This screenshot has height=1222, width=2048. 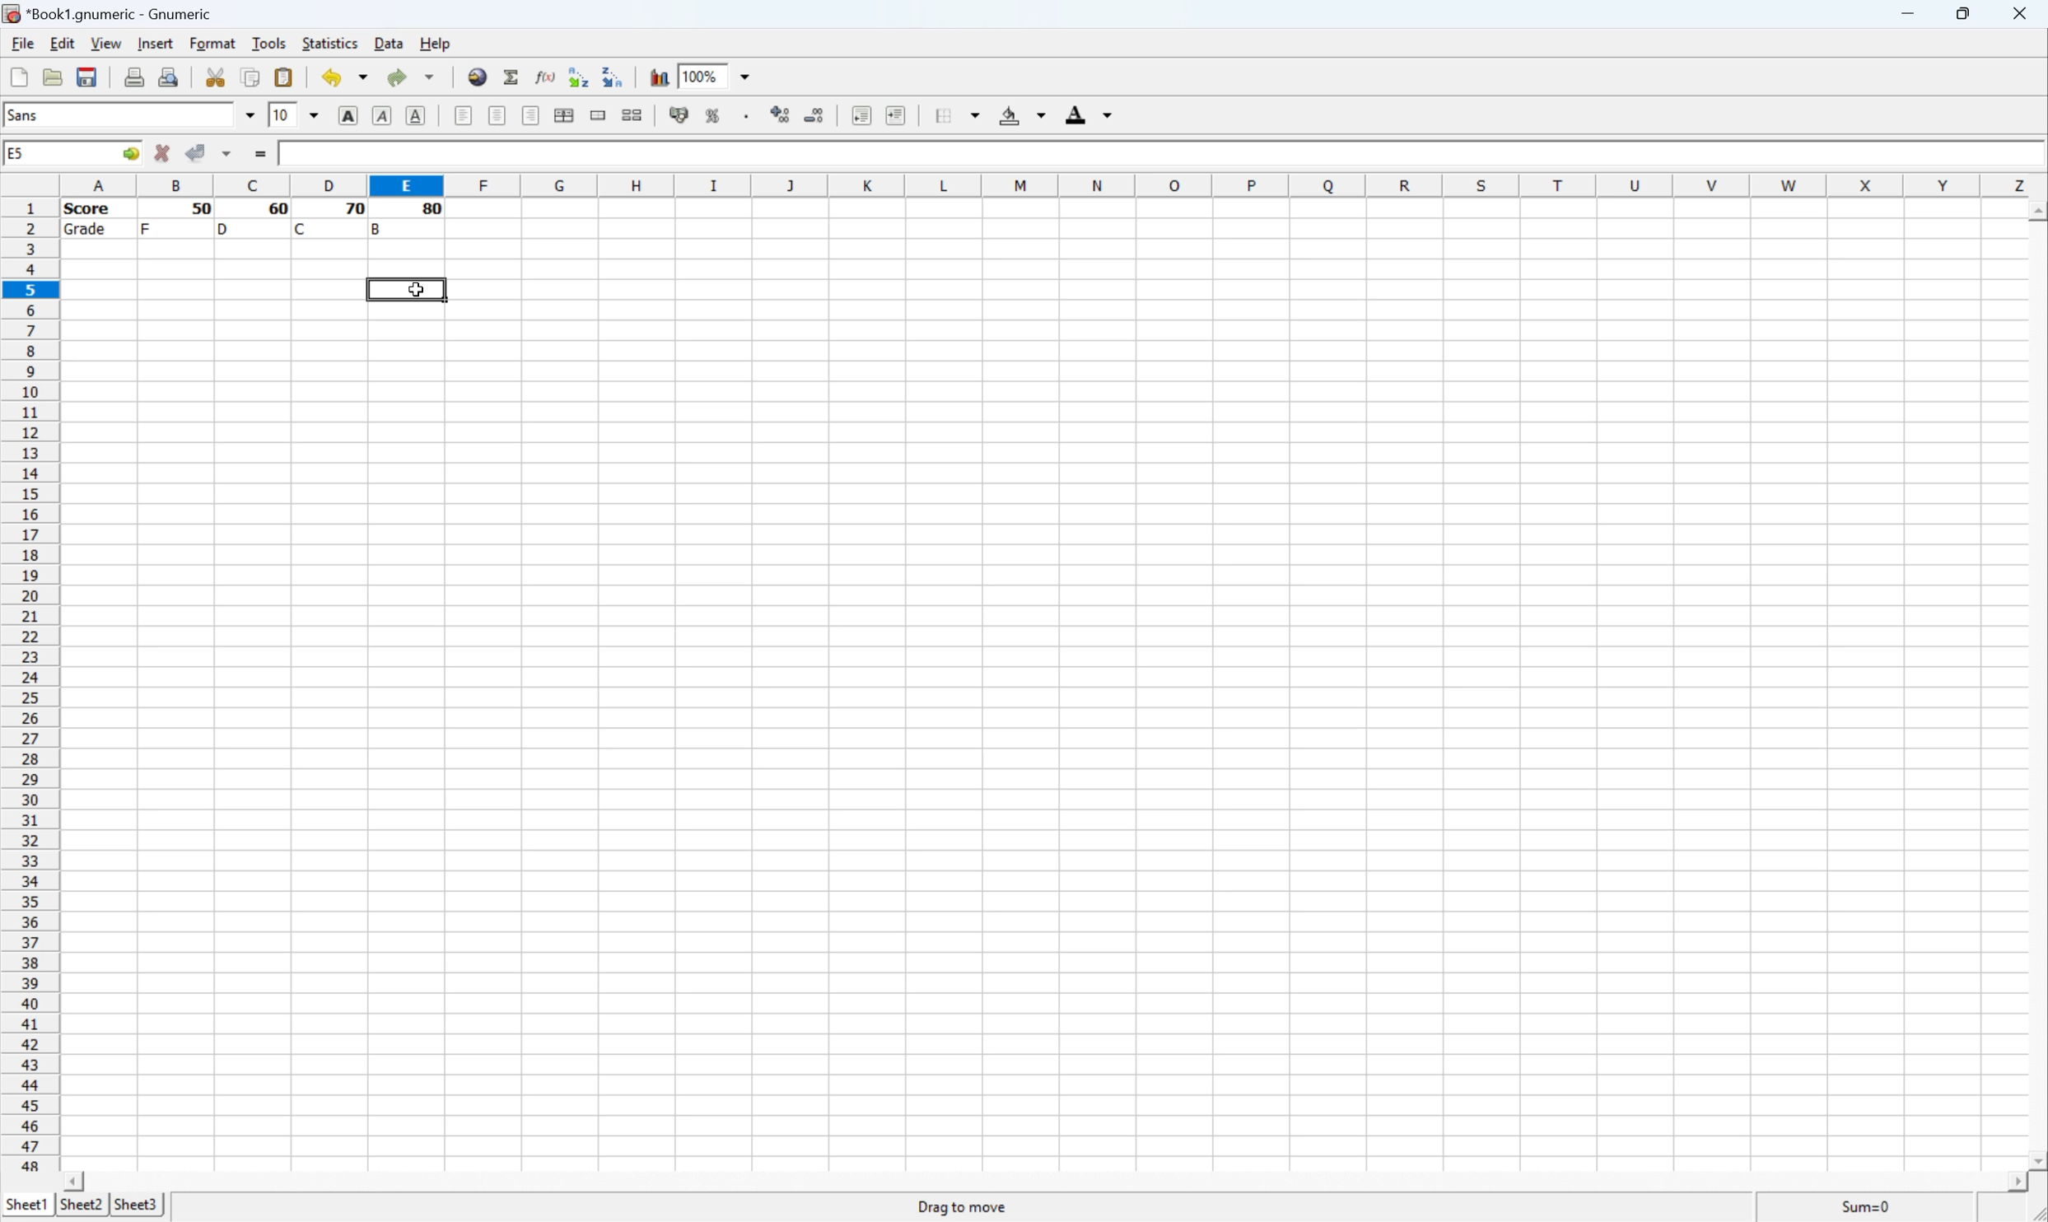 I want to click on Sans, so click(x=46, y=117).